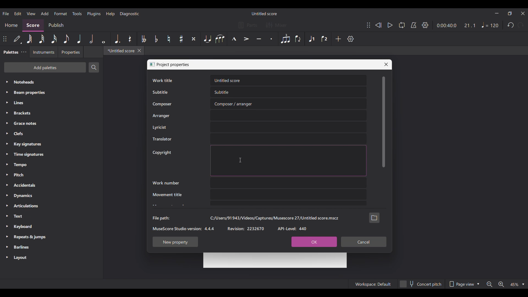  Describe the element at coordinates (288, 183) in the screenshot. I see `Text box for Work number` at that location.